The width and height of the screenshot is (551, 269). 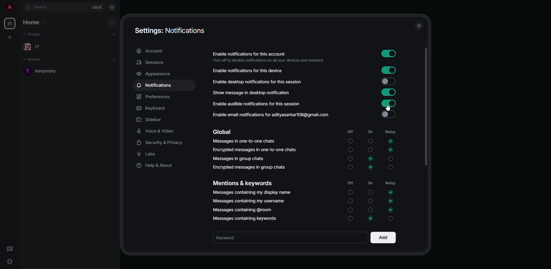 I want to click on close, so click(x=418, y=25).